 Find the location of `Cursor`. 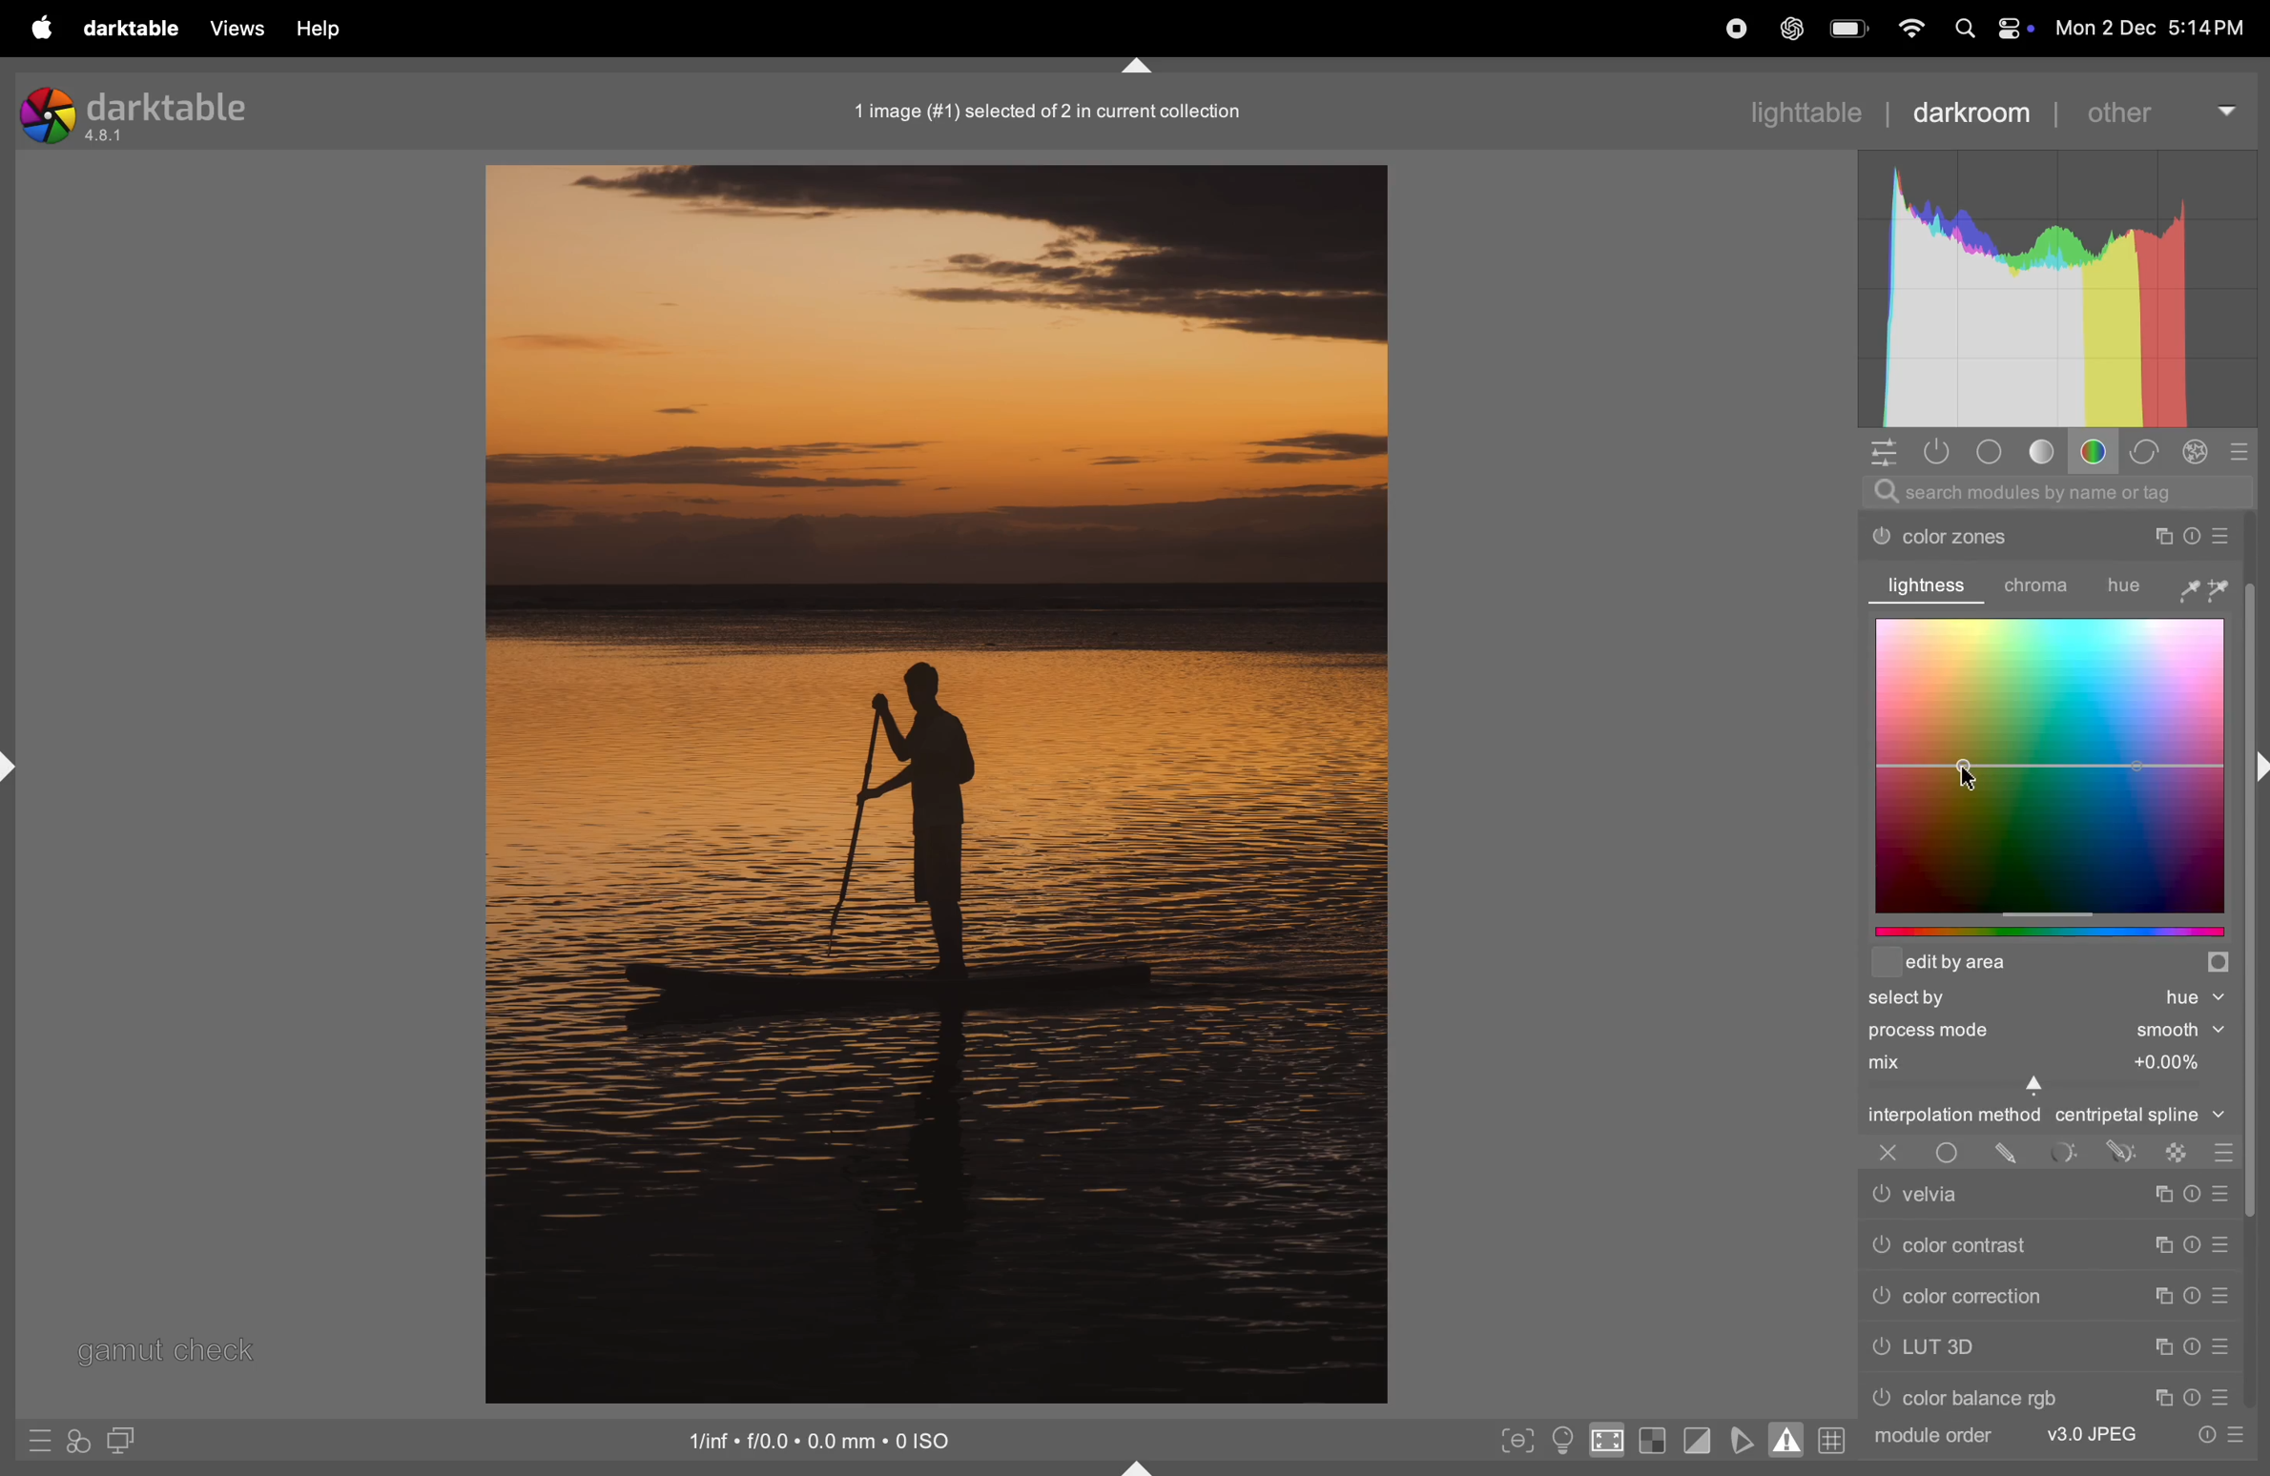

Cursor is located at coordinates (1967, 772).